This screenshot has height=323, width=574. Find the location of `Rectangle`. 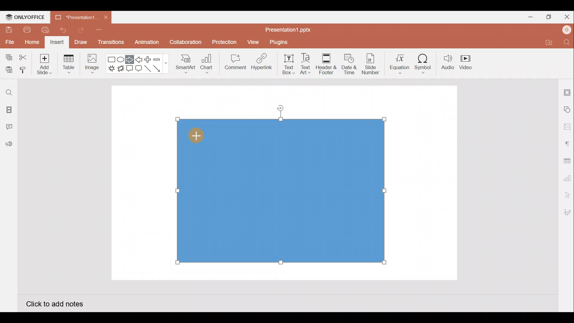

Rectangle is located at coordinates (112, 60).